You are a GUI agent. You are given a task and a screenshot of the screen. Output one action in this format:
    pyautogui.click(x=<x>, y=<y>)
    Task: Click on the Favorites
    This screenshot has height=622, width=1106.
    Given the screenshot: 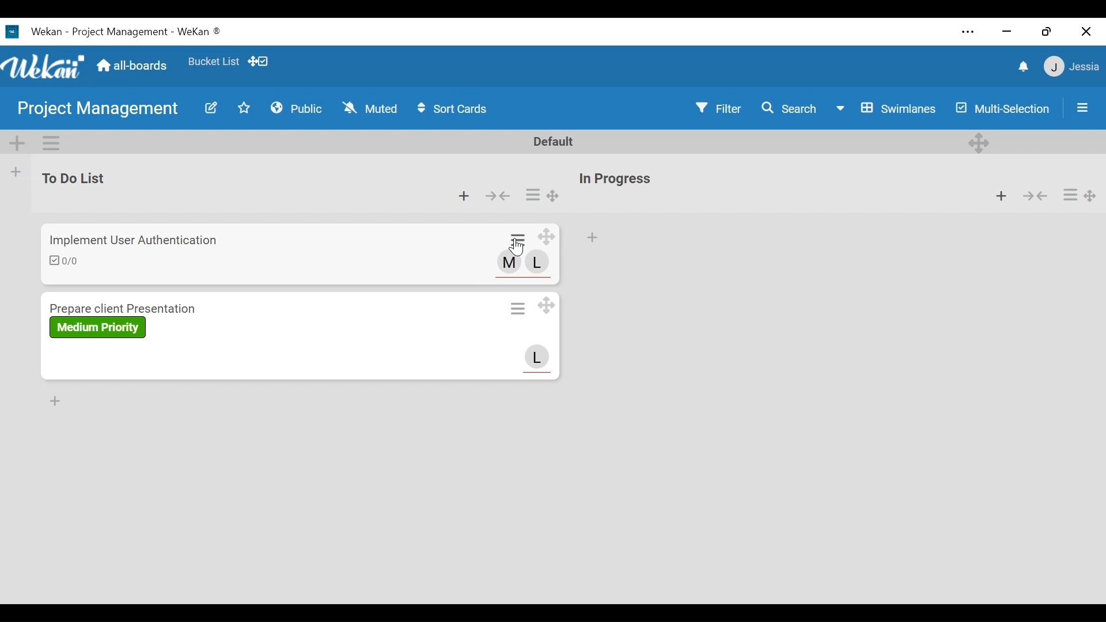 What is the action you would take?
    pyautogui.click(x=213, y=59)
    